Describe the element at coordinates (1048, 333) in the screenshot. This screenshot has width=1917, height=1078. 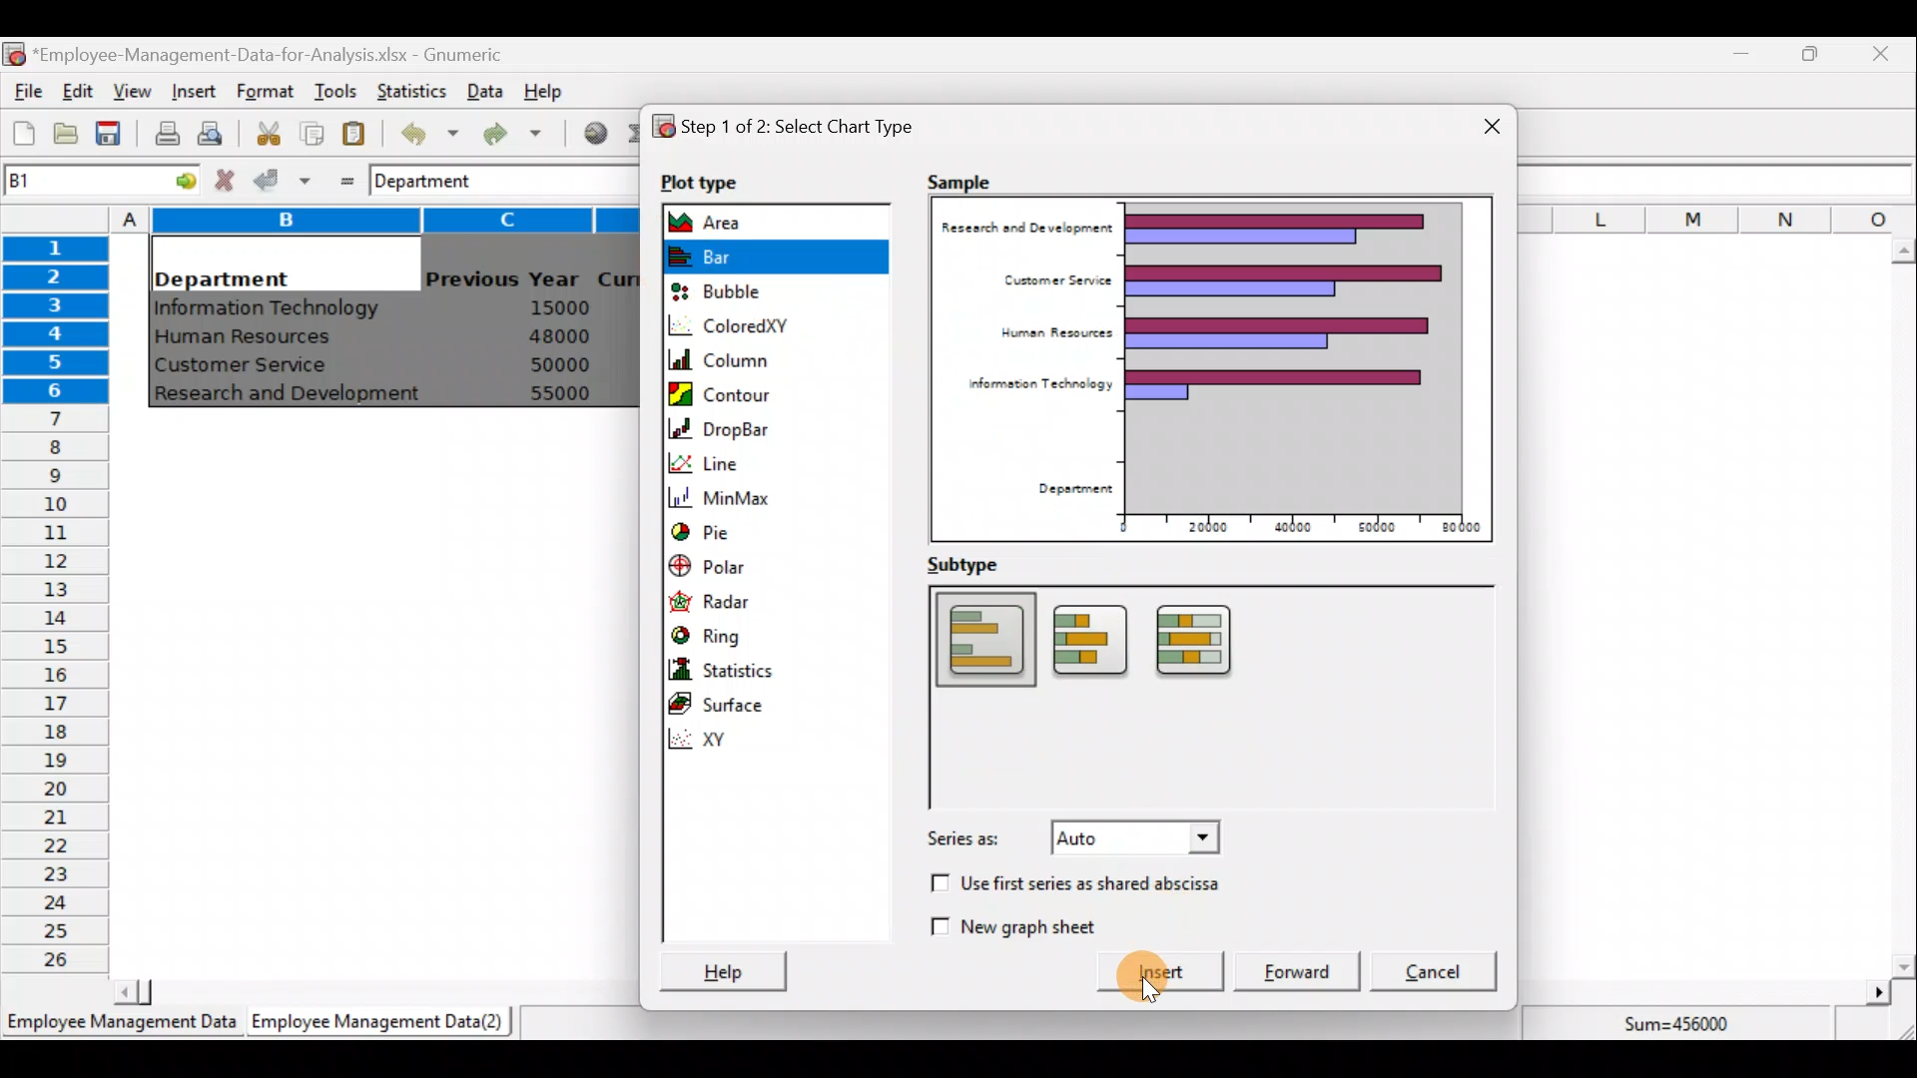
I see `Human Resources` at that location.